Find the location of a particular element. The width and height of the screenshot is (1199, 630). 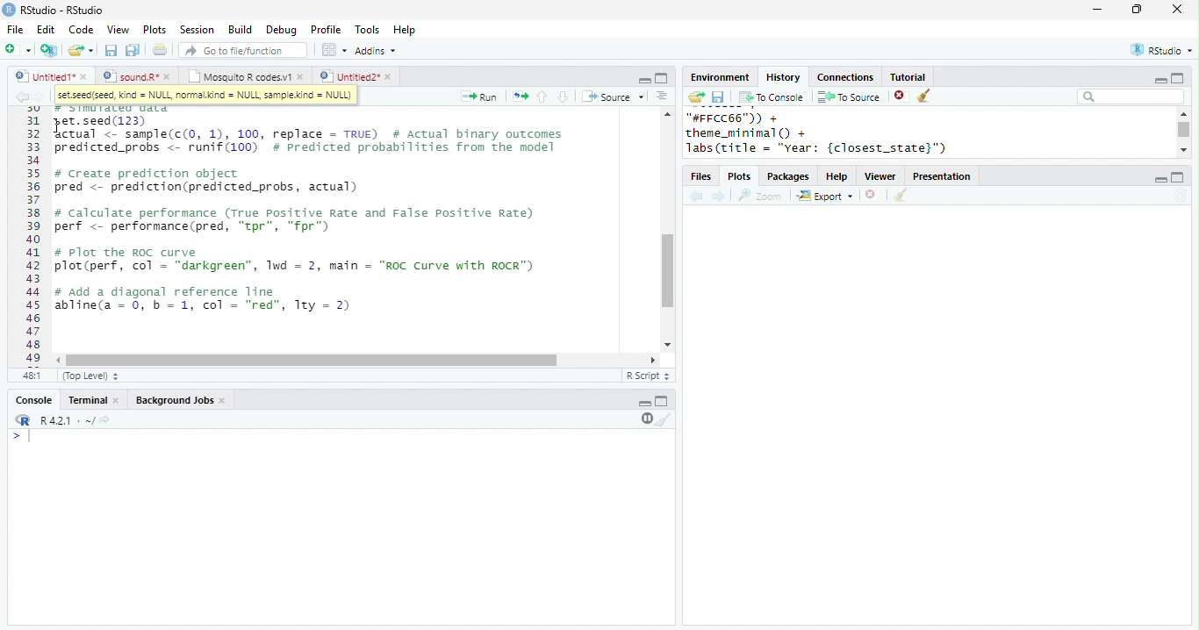

options is located at coordinates (662, 96).